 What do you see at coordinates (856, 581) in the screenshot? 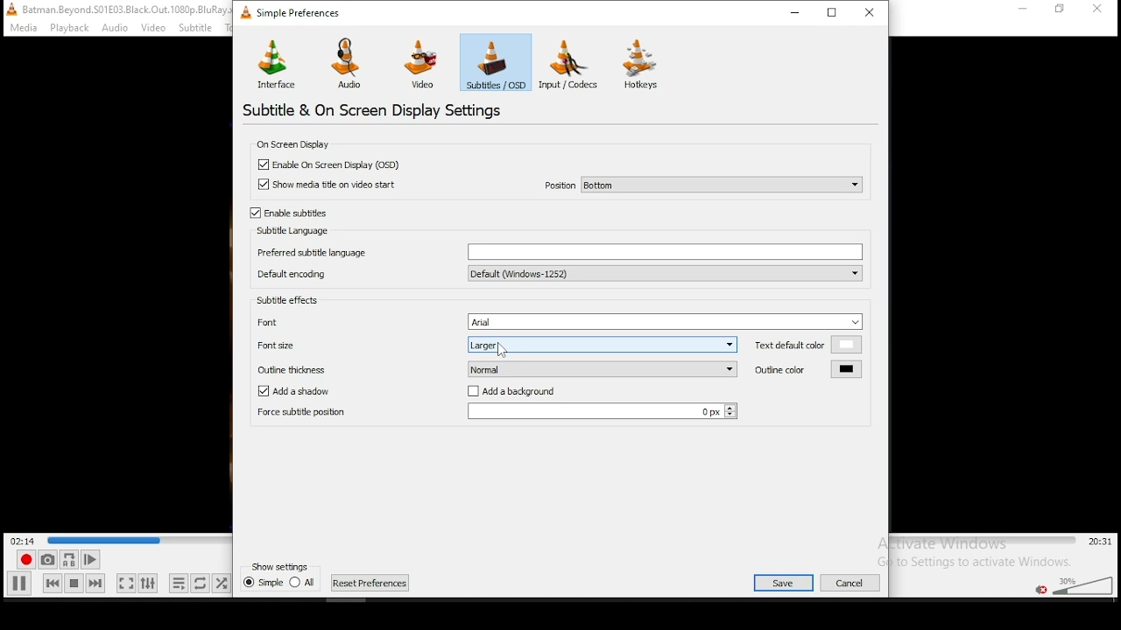
I see `` at bounding box center [856, 581].